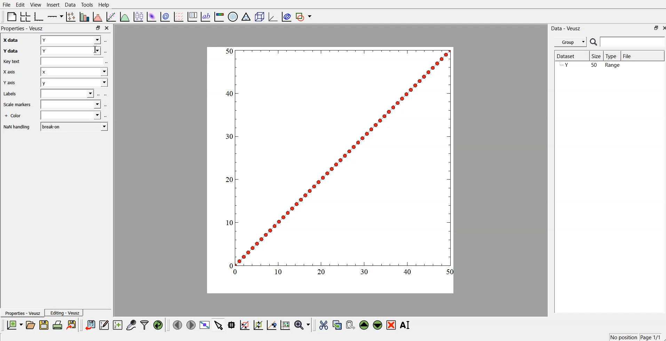  Describe the element at coordinates (662, 28) in the screenshot. I see `close` at that location.